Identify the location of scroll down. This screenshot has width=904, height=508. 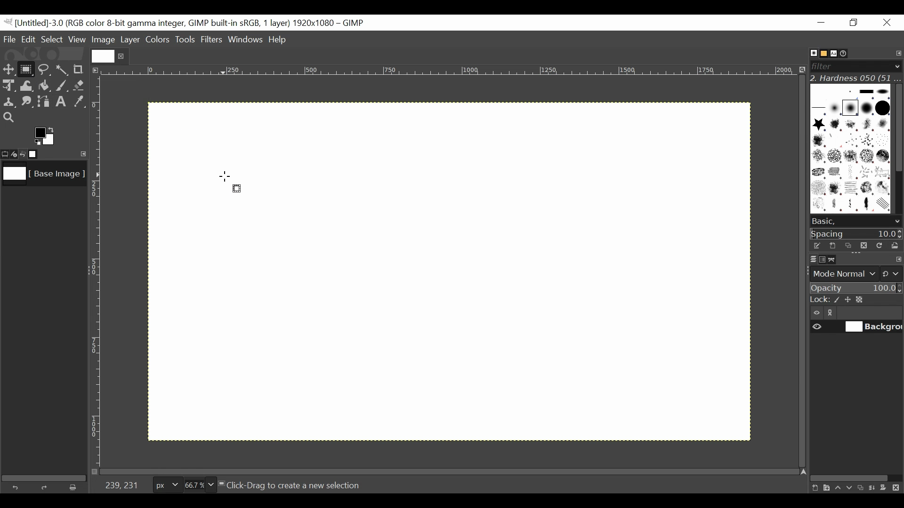
(897, 222).